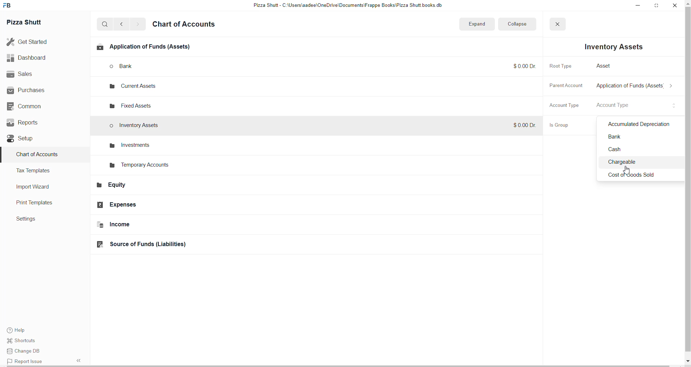 The width and height of the screenshot is (691, 367). What do you see at coordinates (23, 352) in the screenshot?
I see `change DB` at bounding box center [23, 352].